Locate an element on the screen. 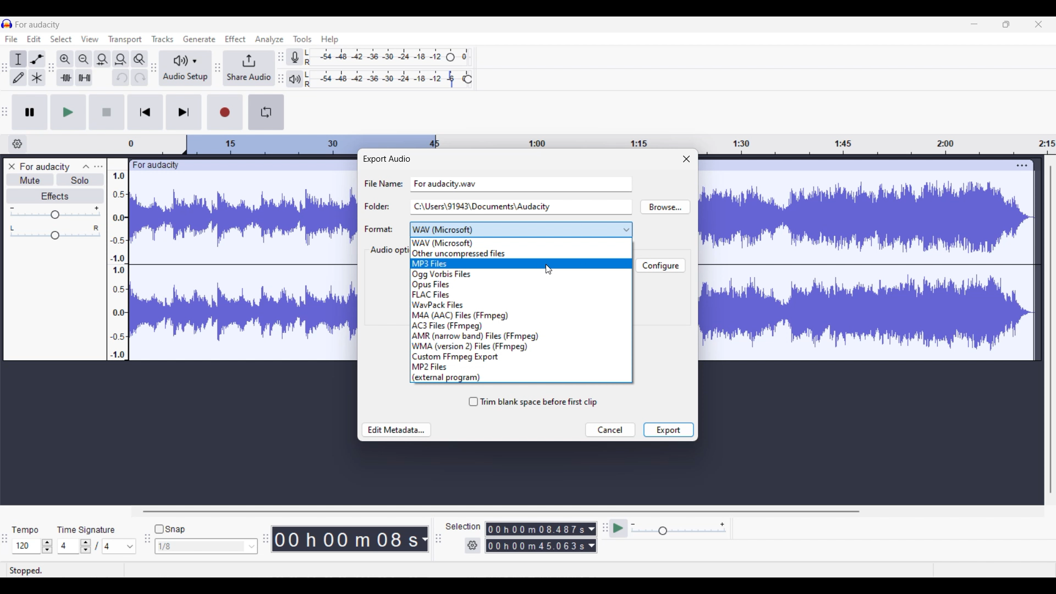  Snap options is located at coordinates (206, 546).